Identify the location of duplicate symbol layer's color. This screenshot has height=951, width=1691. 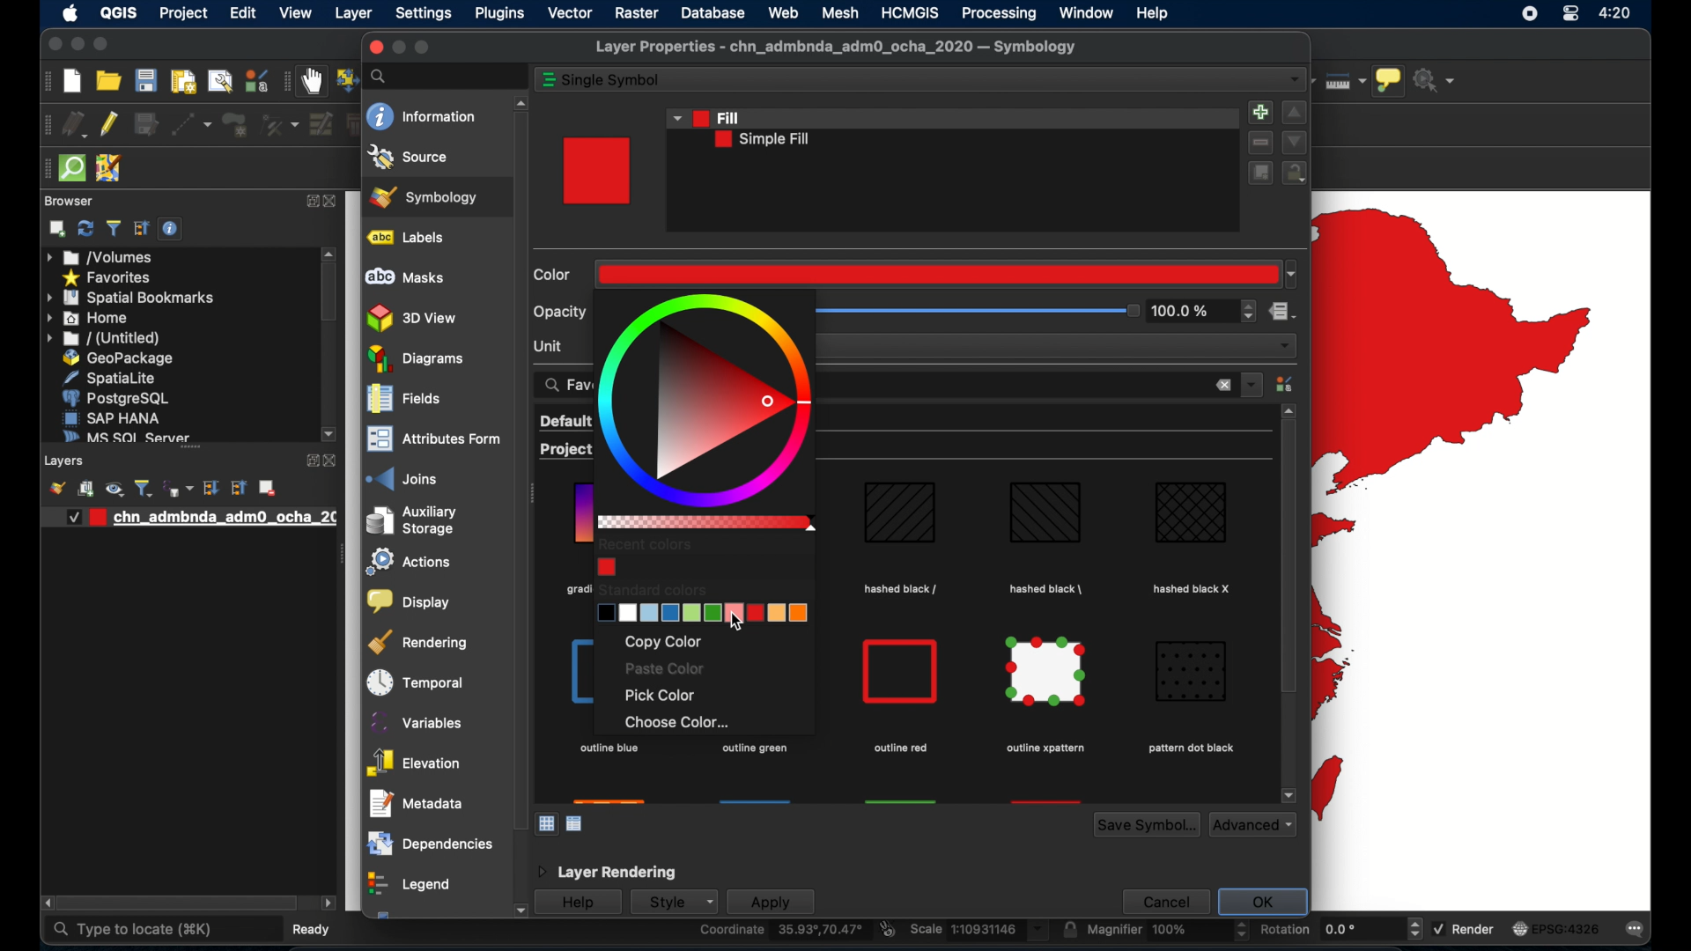
(1259, 173).